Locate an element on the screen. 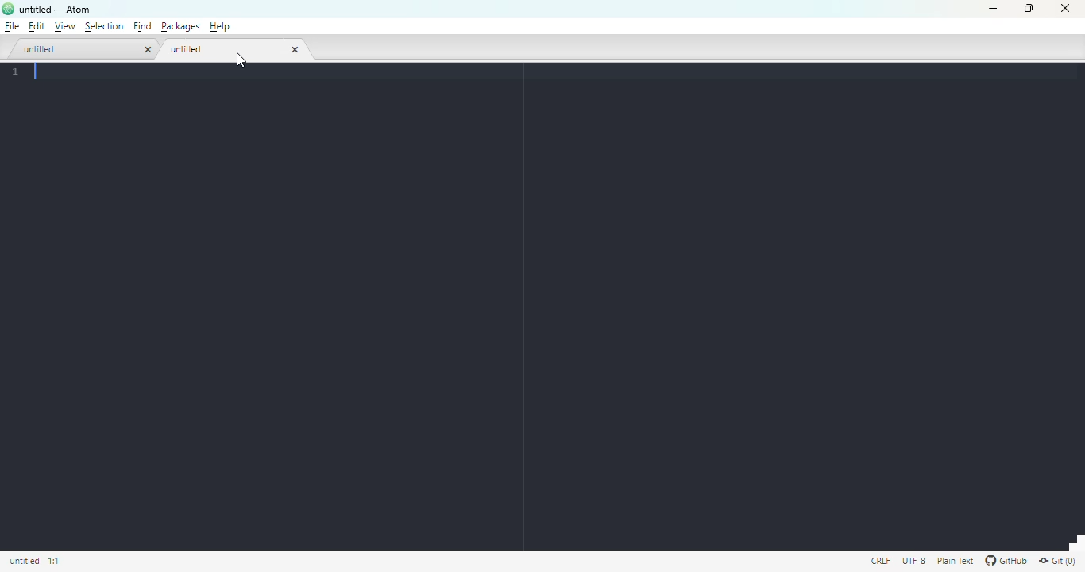 This screenshot has height=572, width=1085. editor panel is located at coordinates (543, 319).